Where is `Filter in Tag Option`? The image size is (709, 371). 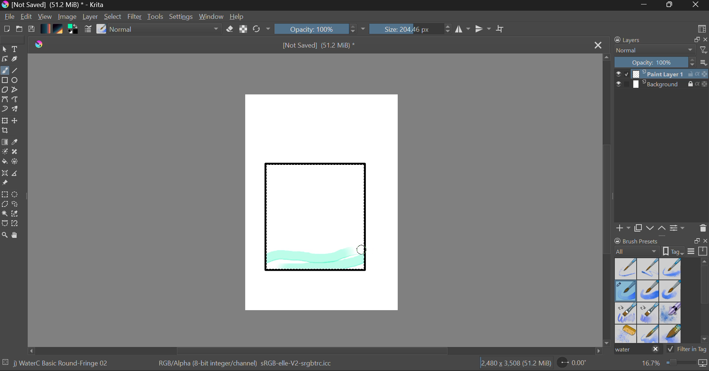 Filter in Tag Option is located at coordinates (687, 350).